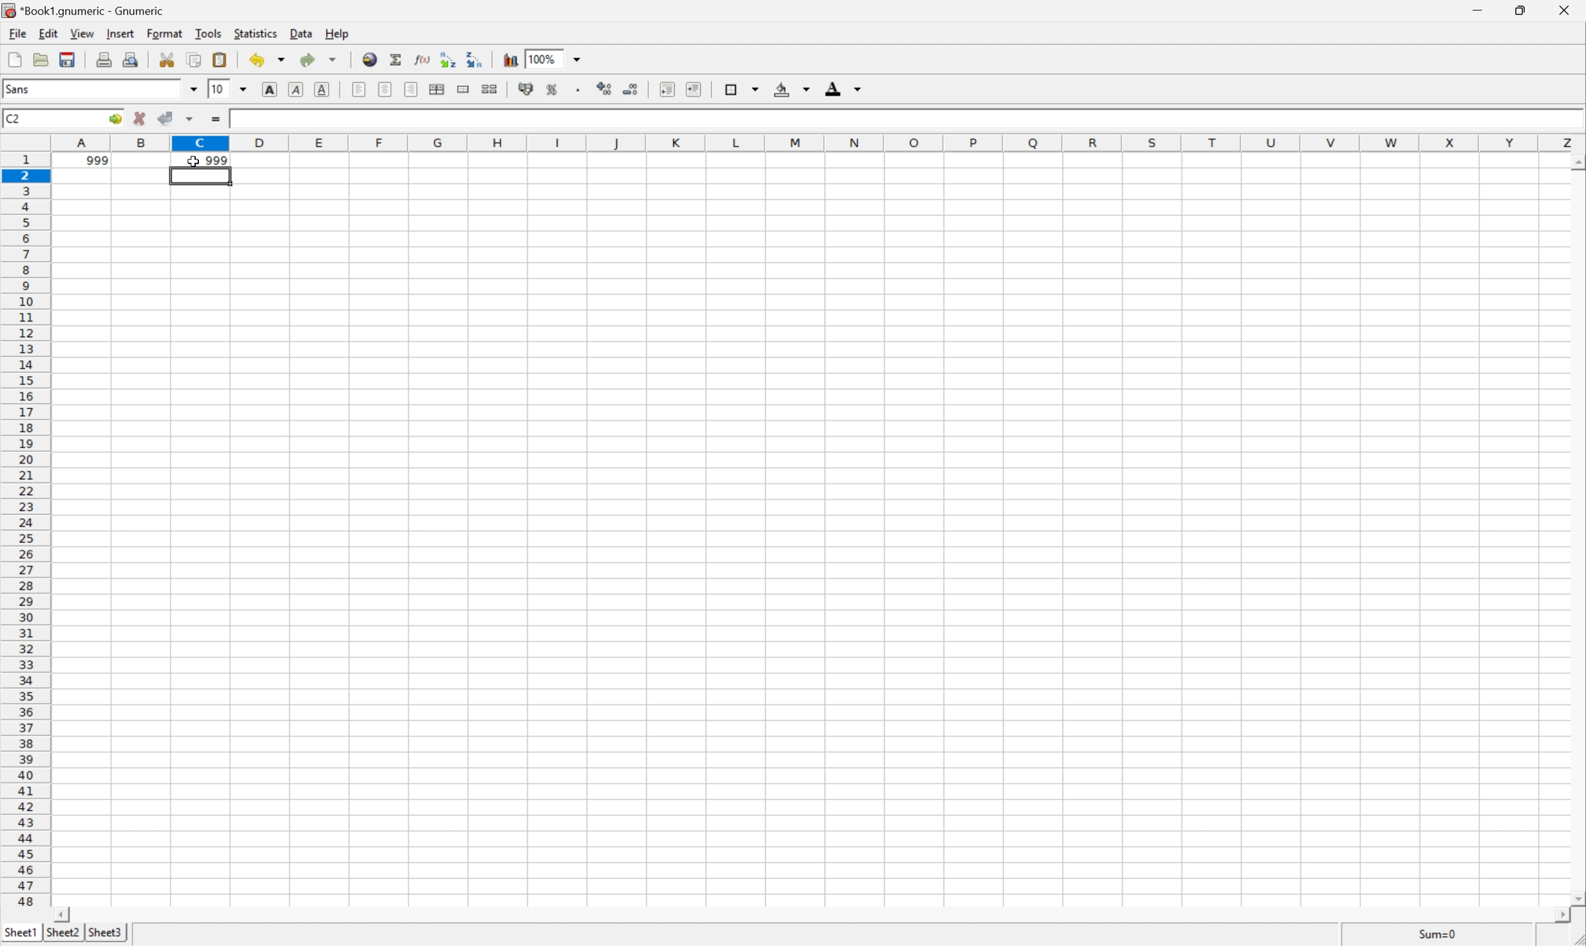  What do you see at coordinates (15, 34) in the screenshot?
I see `file` at bounding box center [15, 34].